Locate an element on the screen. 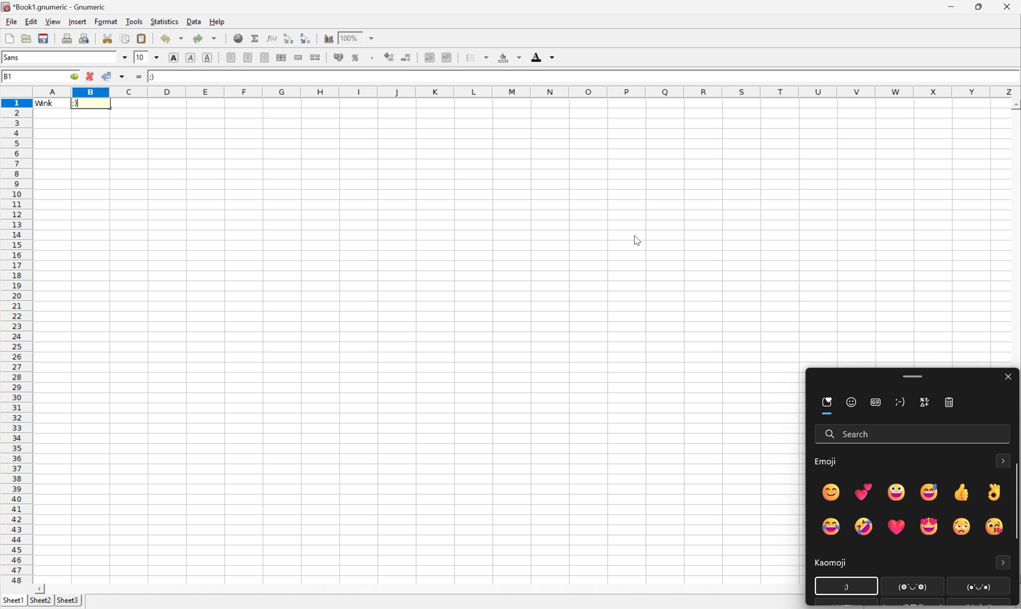 This screenshot has width=1021, height=609. accept changes across selection is located at coordinates (122, 78).